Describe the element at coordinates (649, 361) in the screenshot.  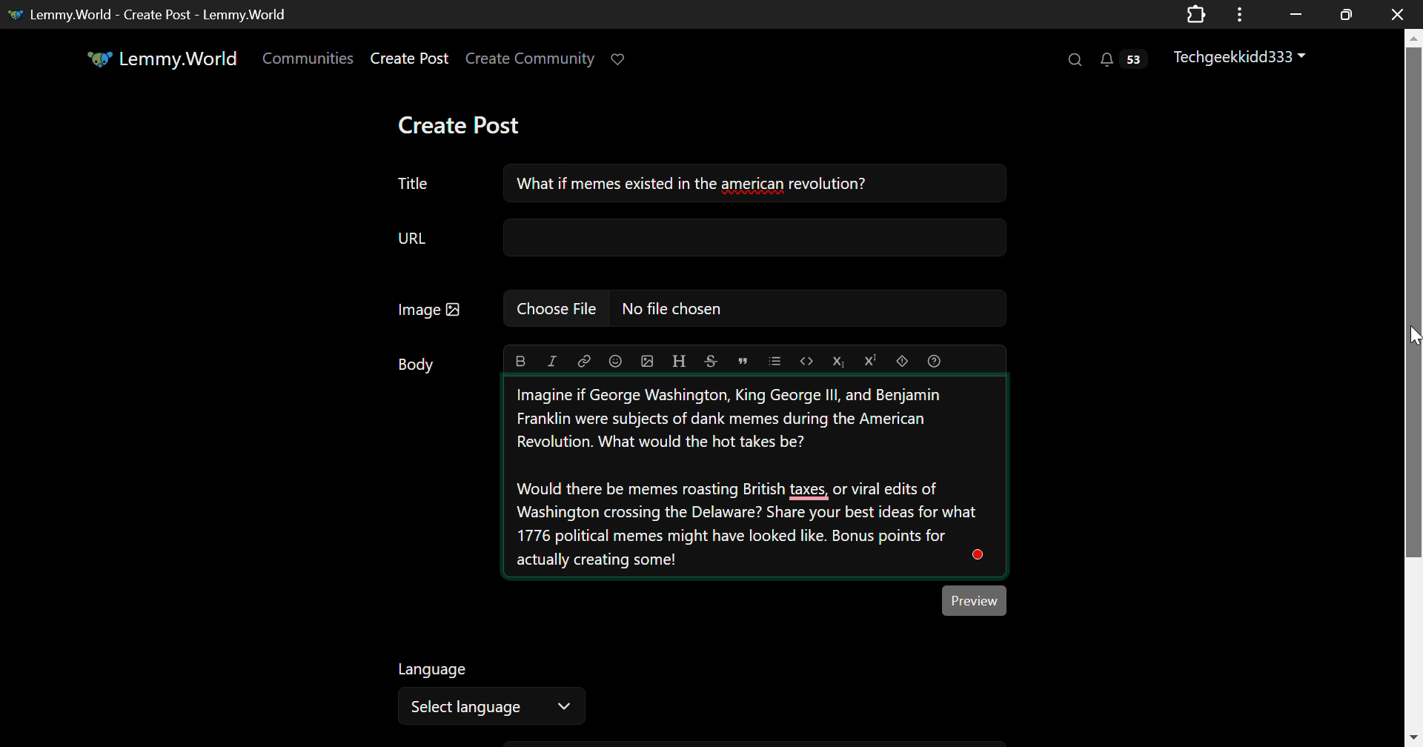
I see `Insert Image` at that location.